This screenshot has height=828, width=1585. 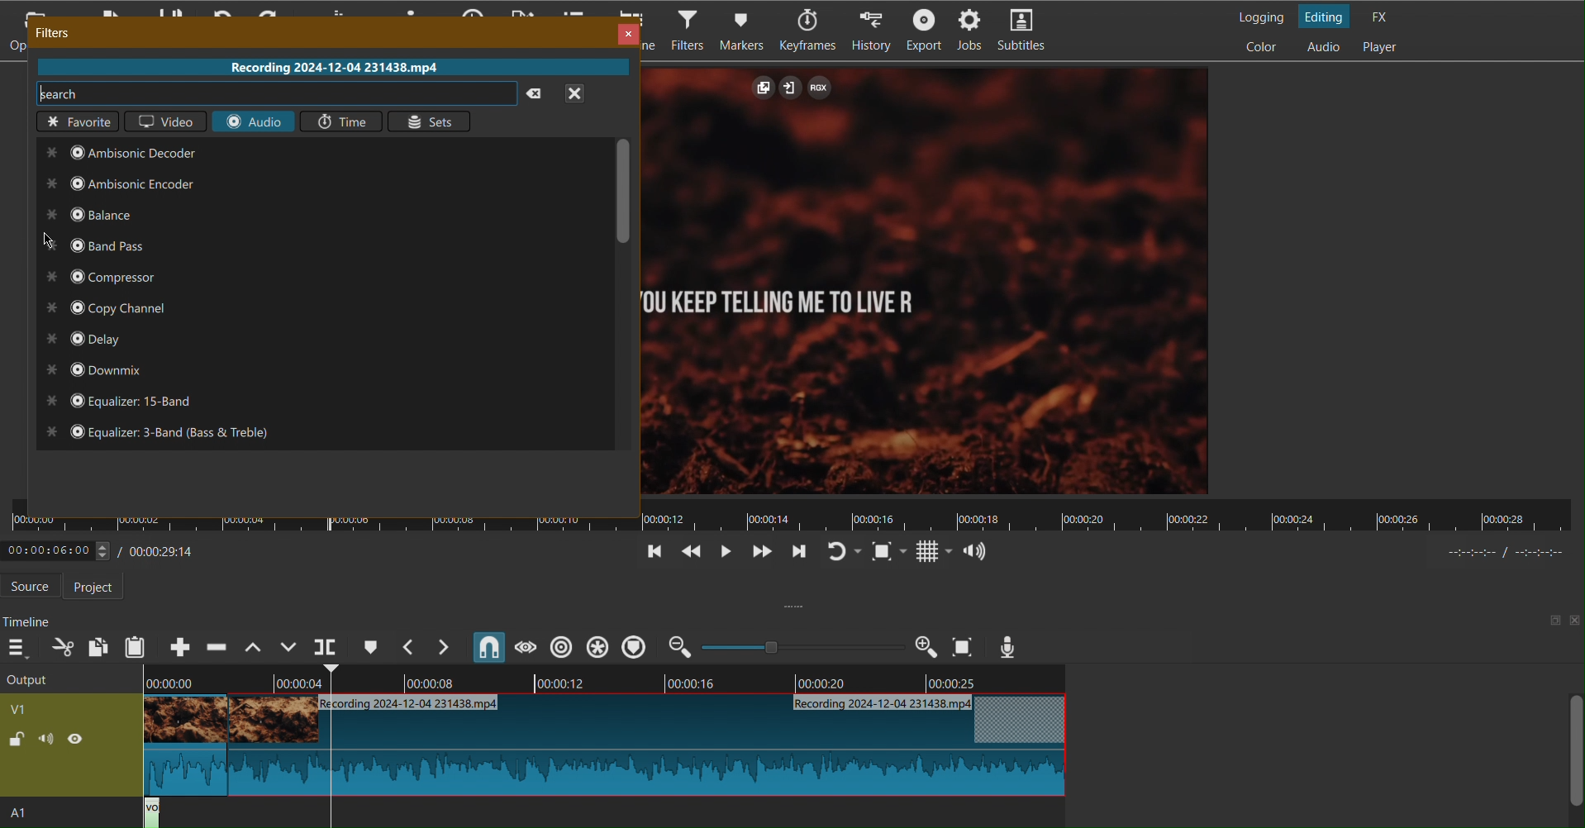 What do you see at coordinates (964, 646) in the screenshot?
I see `Zoom Fit` at bounding box center [964, 646].